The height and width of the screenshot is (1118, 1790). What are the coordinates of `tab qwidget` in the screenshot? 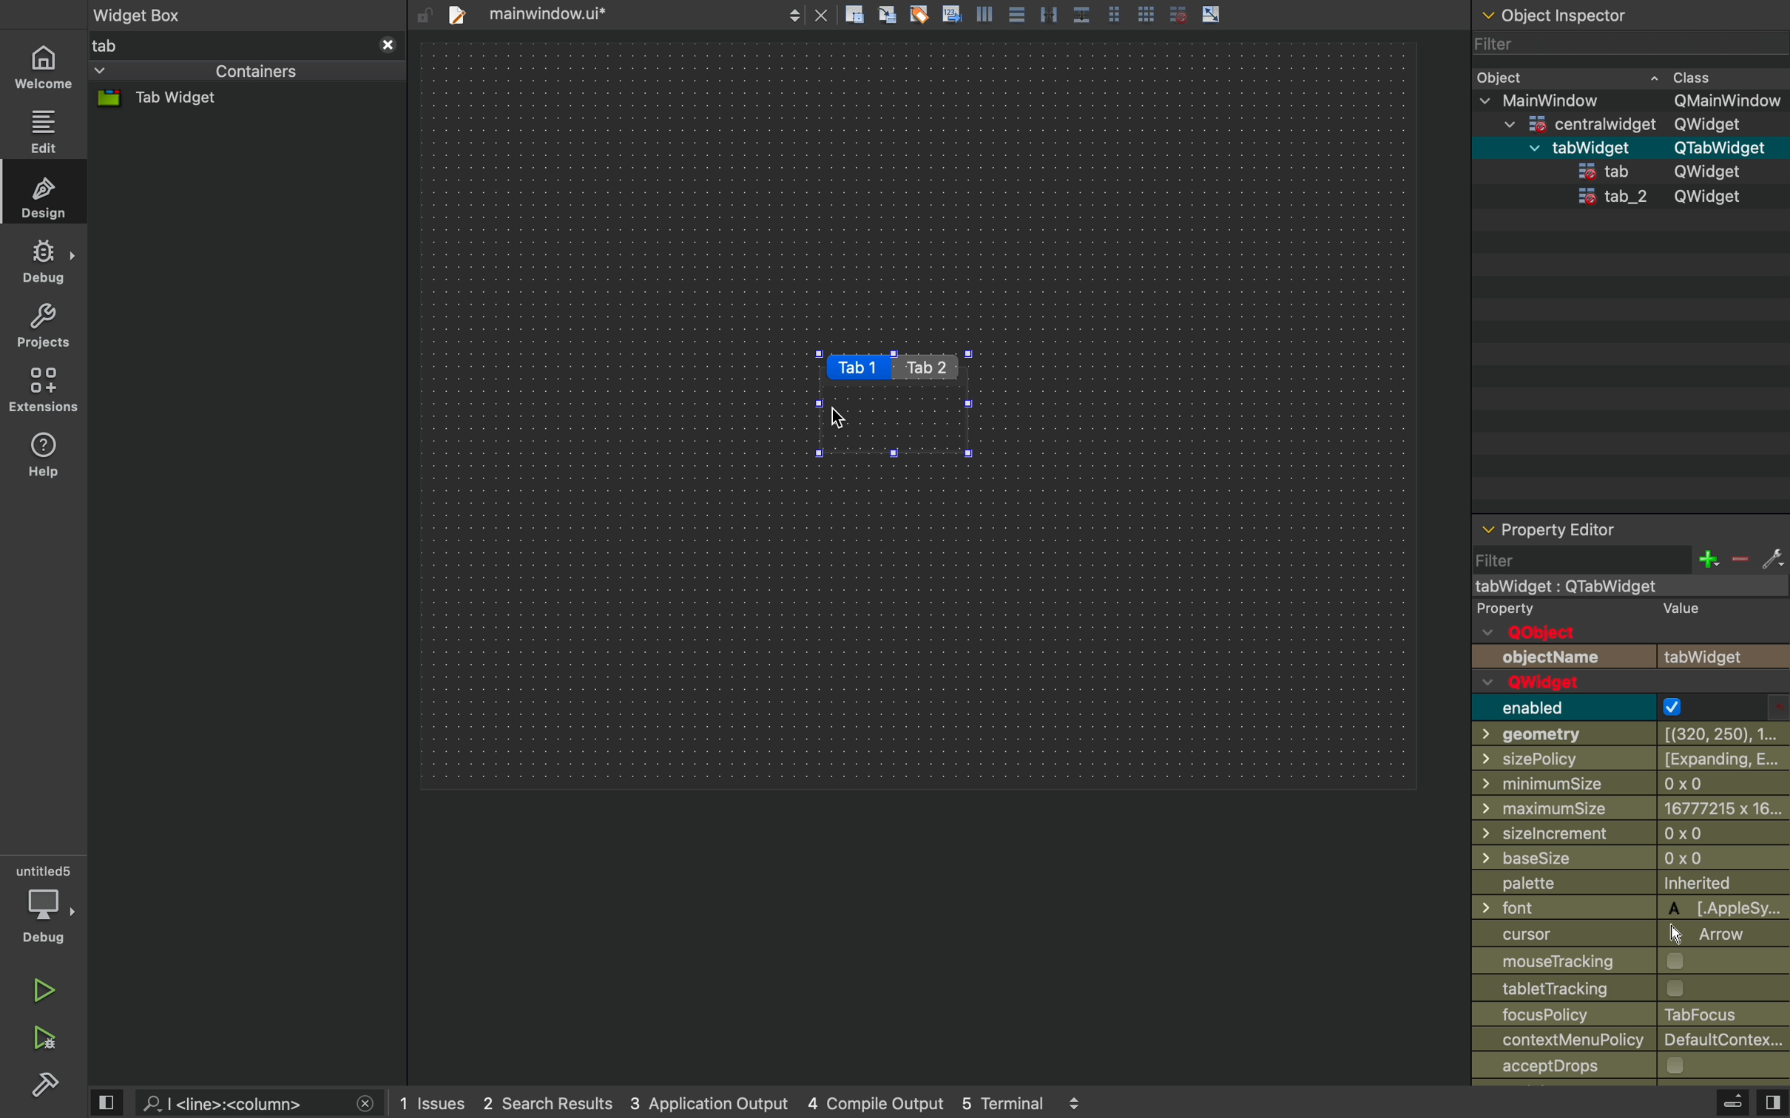 It's located at (1663, 171).